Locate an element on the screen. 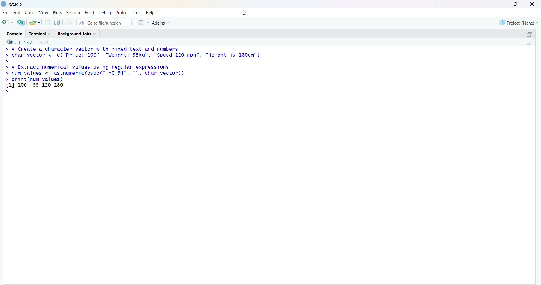  print is located at coordinates (69, 22).